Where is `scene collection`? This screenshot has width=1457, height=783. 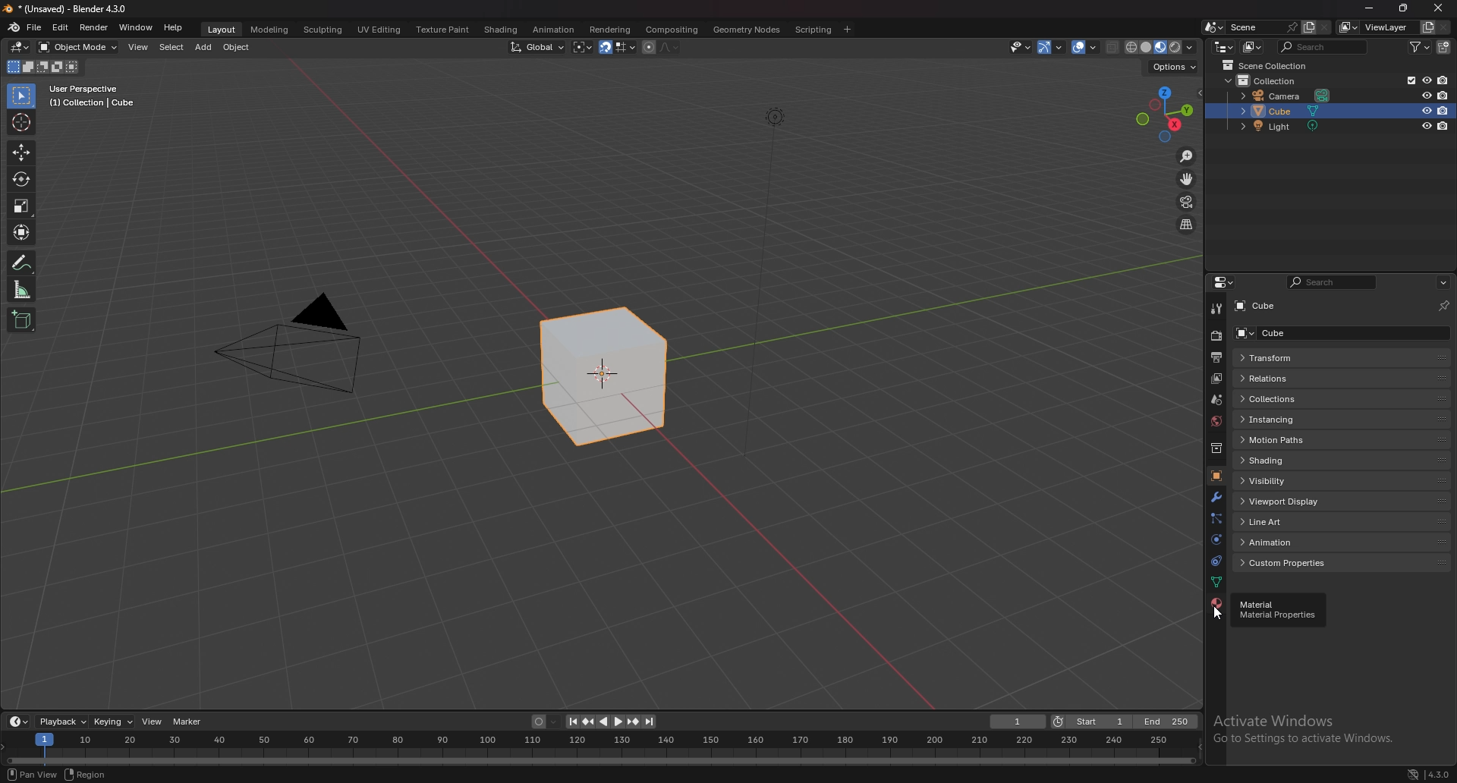
scene collection is located at coordinates (1269, 66).